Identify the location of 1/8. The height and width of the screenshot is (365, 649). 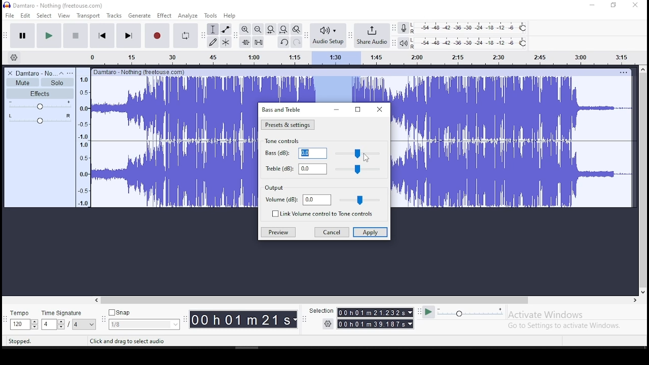
(136, 324).